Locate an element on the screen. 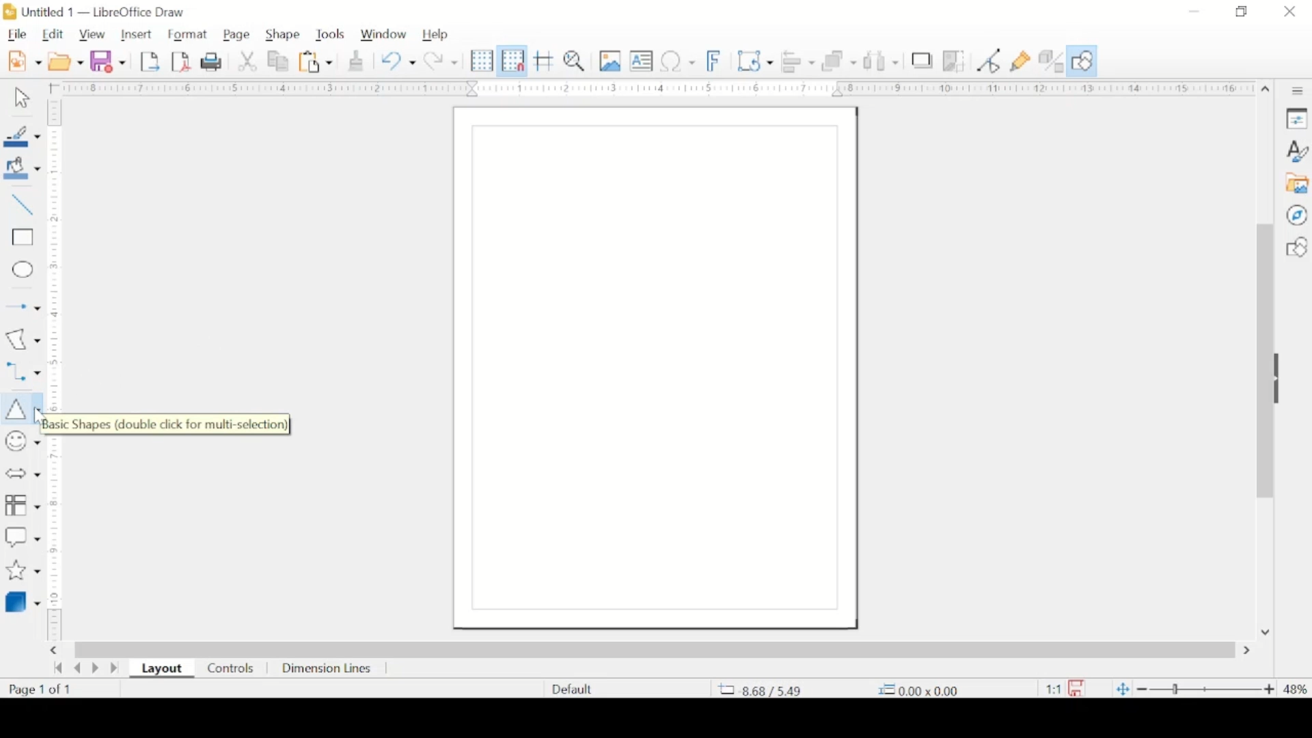  controls is located at coordinates (230, 668).